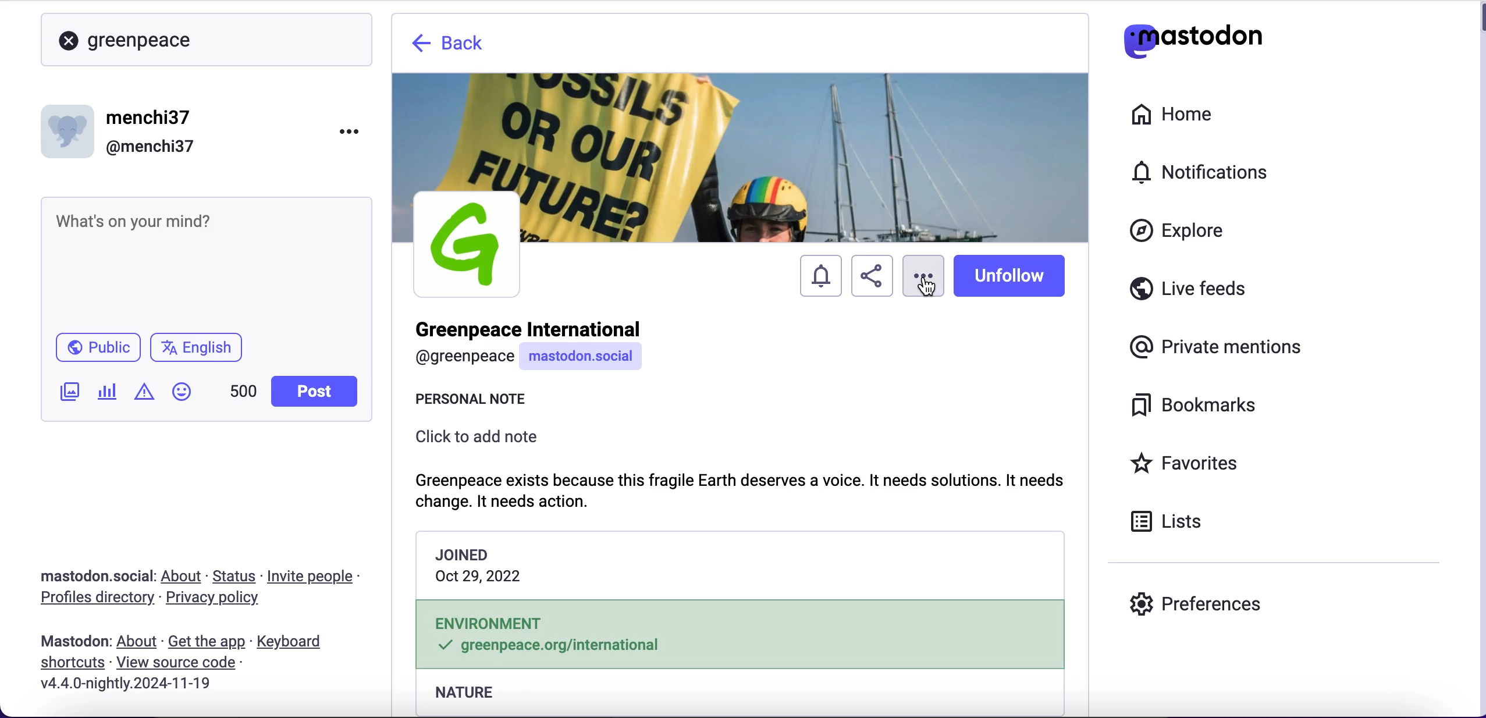 The height and width of the screenshot is (718, 1486). What do you see at coordinates (1189, 293) in the screenshot?
I see `live feeds` at bounding box center [1189, 293].